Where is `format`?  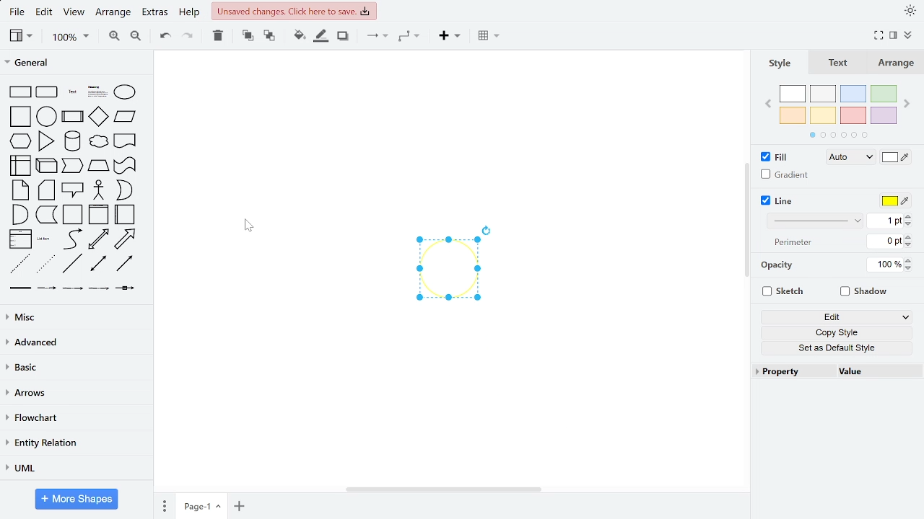 format is located at coordinates (892, 35).